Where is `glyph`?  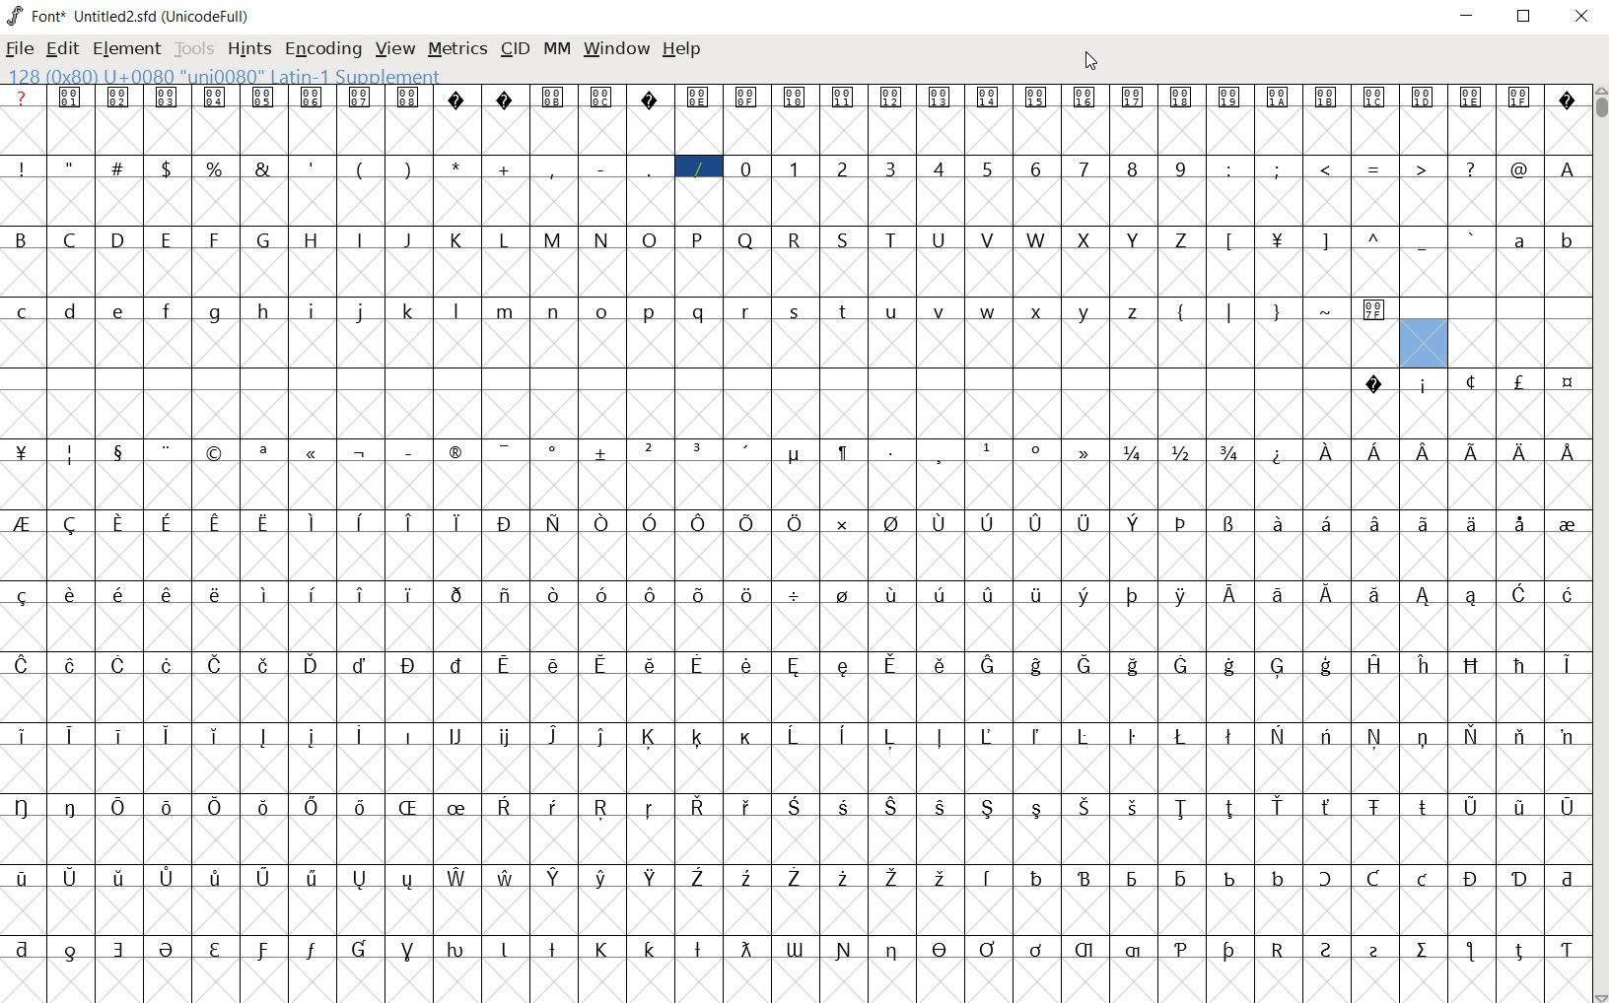
glyph is located at coordinates (794, 596).